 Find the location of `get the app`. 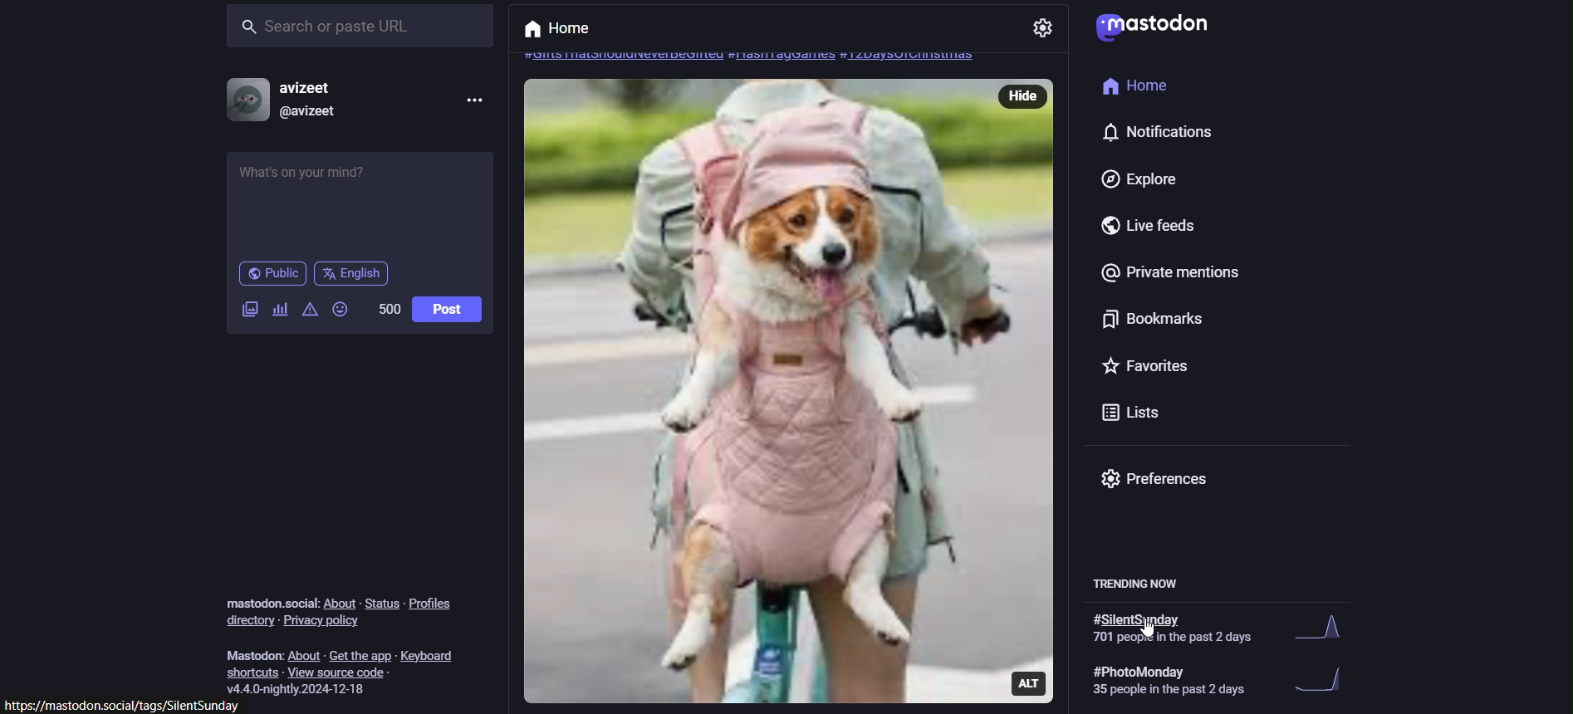

get the app is located at coordinates (360, 654).